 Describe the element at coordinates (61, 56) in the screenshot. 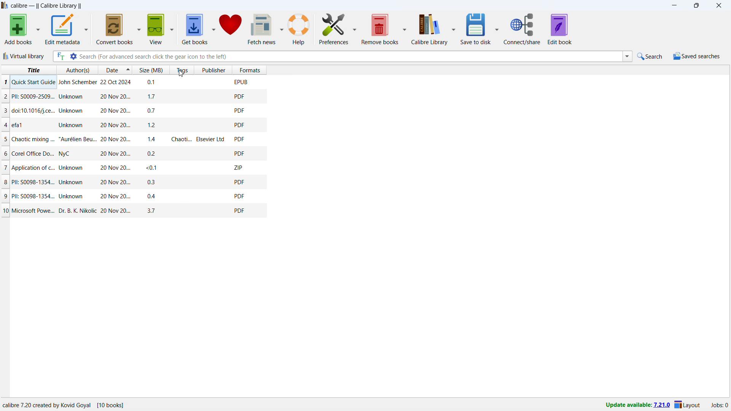

I see `full text search` at that location.